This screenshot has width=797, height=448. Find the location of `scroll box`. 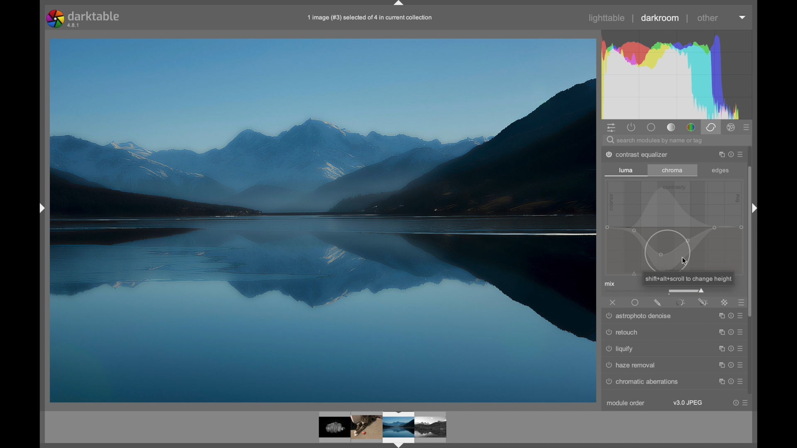

scroll box is located at coordinates (750, 264).